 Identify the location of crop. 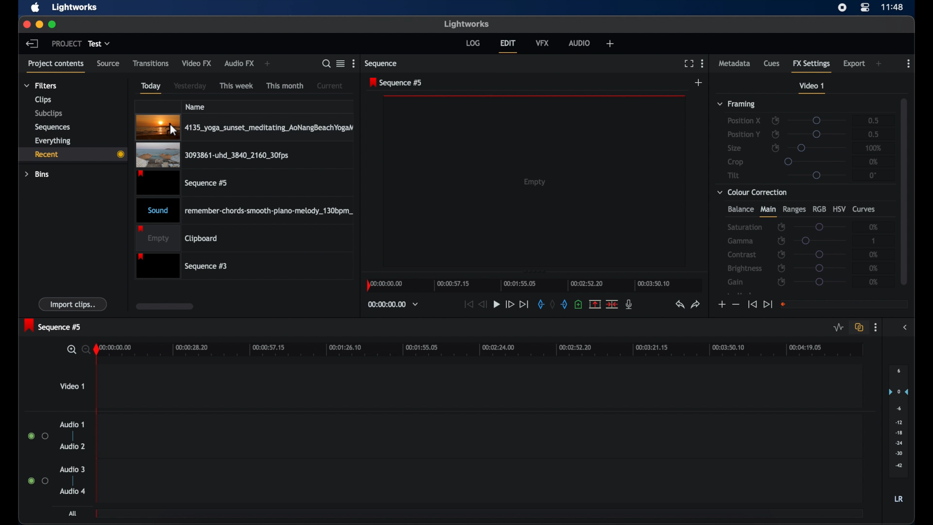
(736, 162).